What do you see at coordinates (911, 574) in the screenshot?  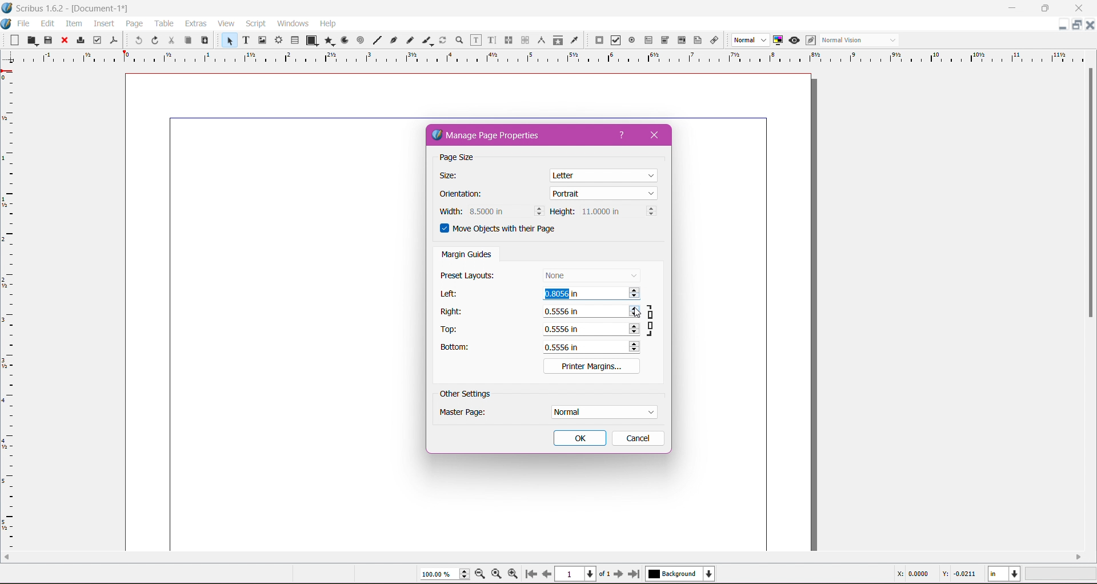 I see `Cursor Coordinate - X` at bounding box center [911, 574].